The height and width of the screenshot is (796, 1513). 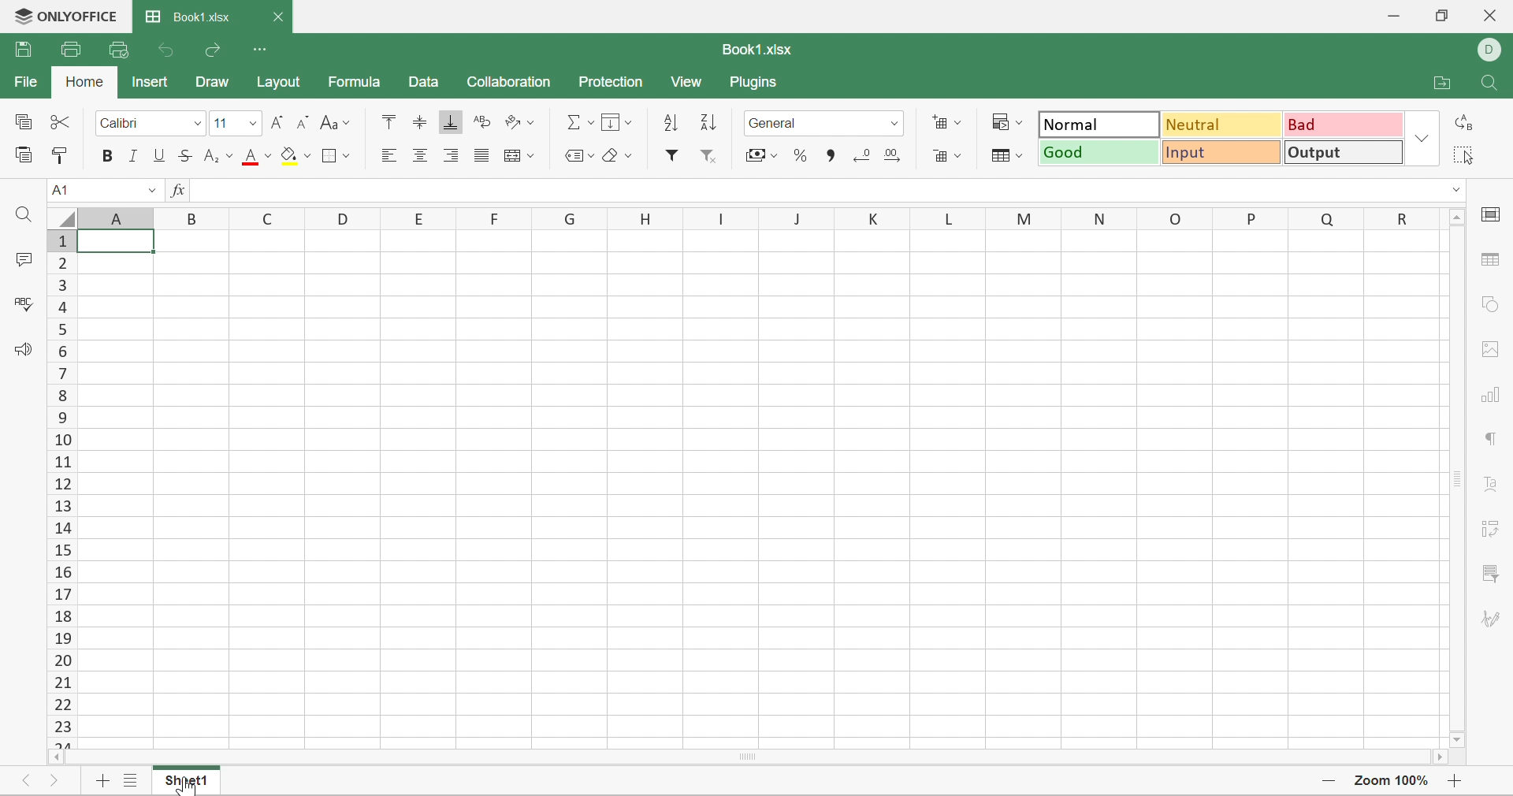 I want to click on filter, so click(x=670, y=157).